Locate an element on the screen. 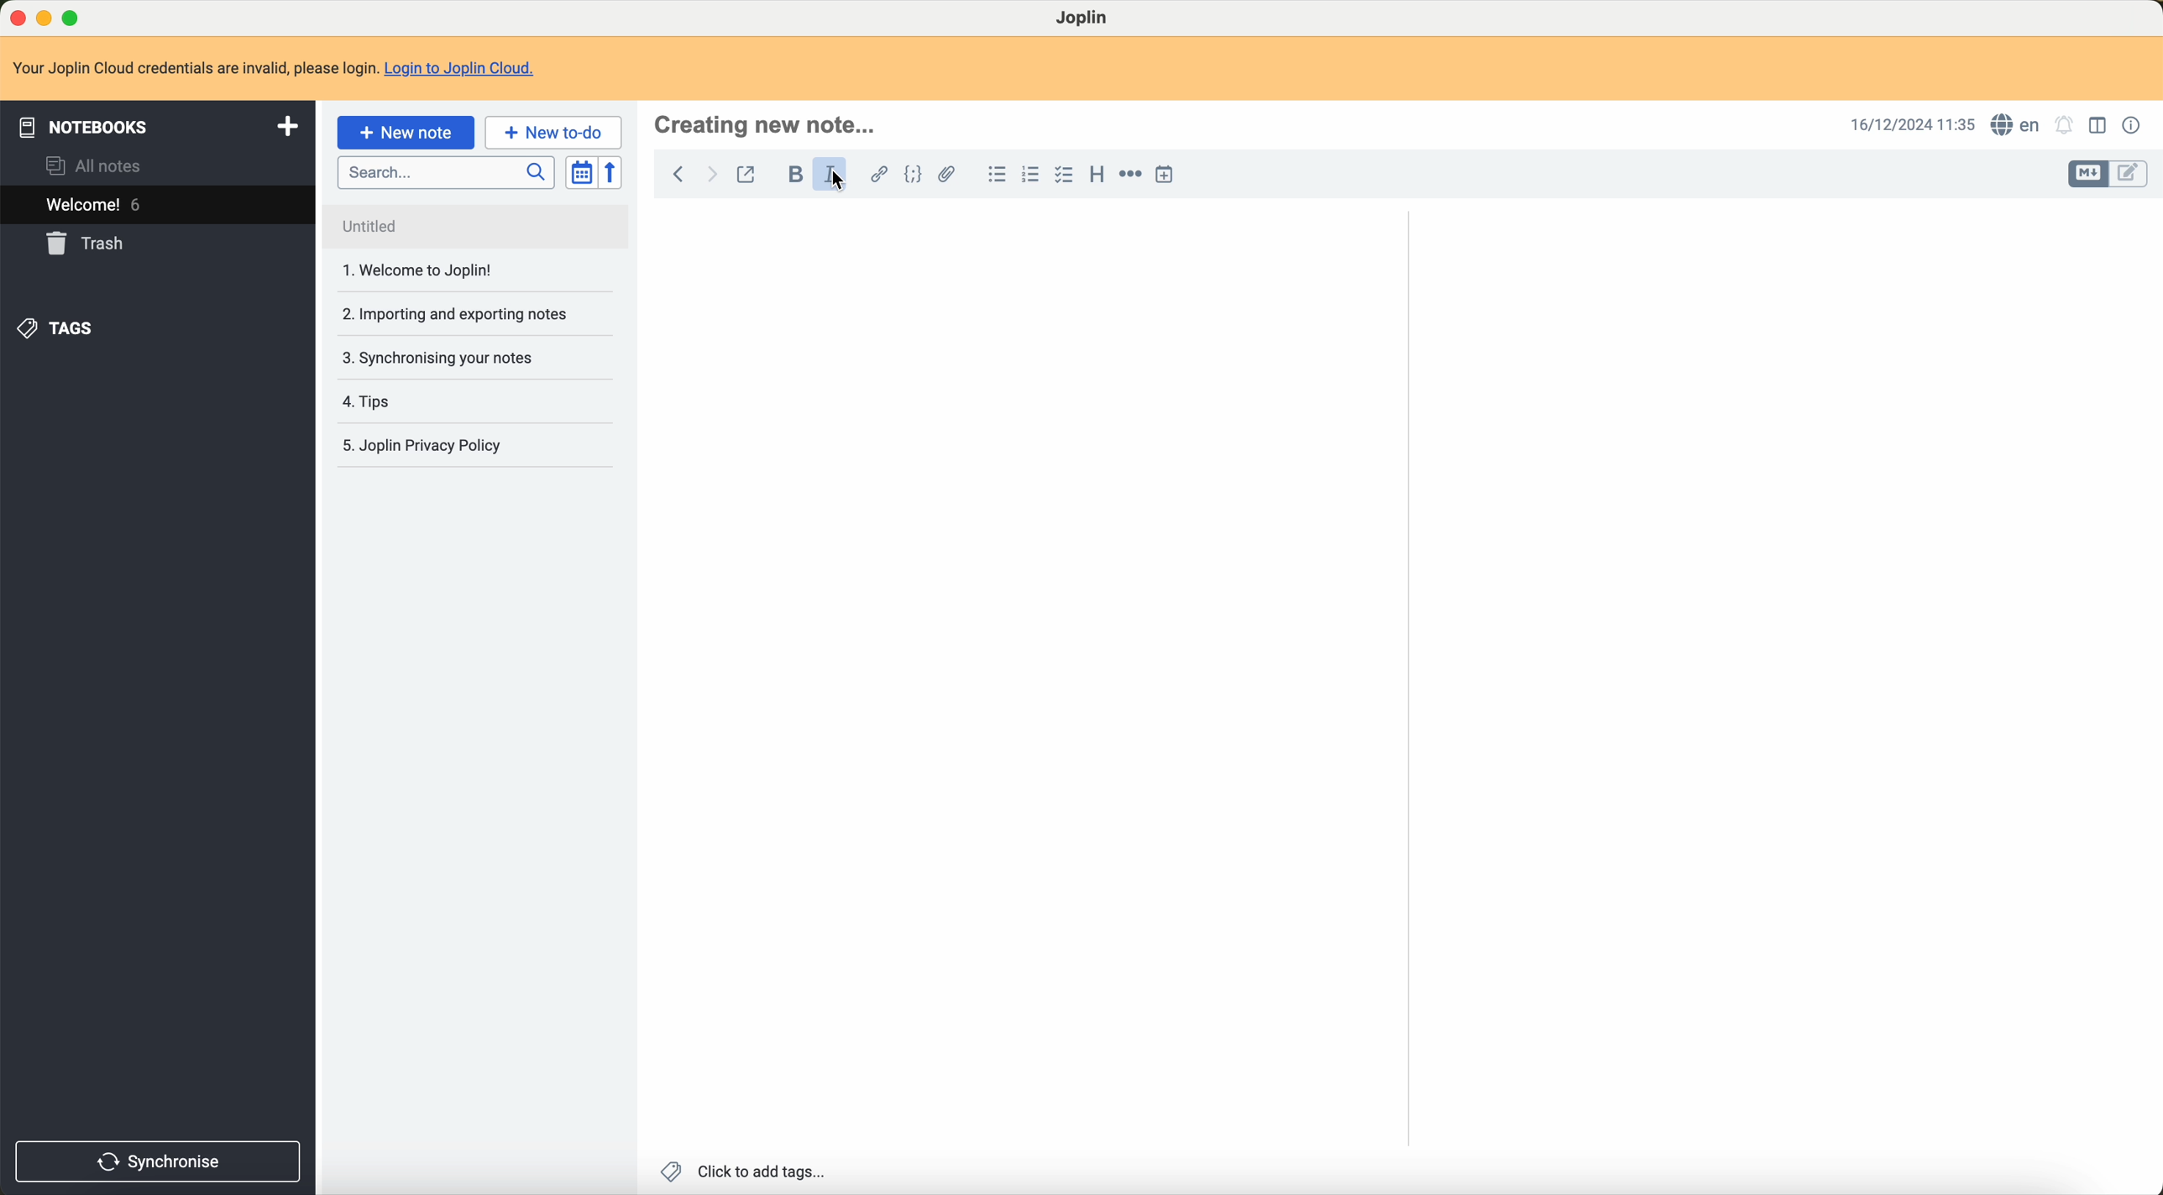  minimize is located at coordinates (45, 18).